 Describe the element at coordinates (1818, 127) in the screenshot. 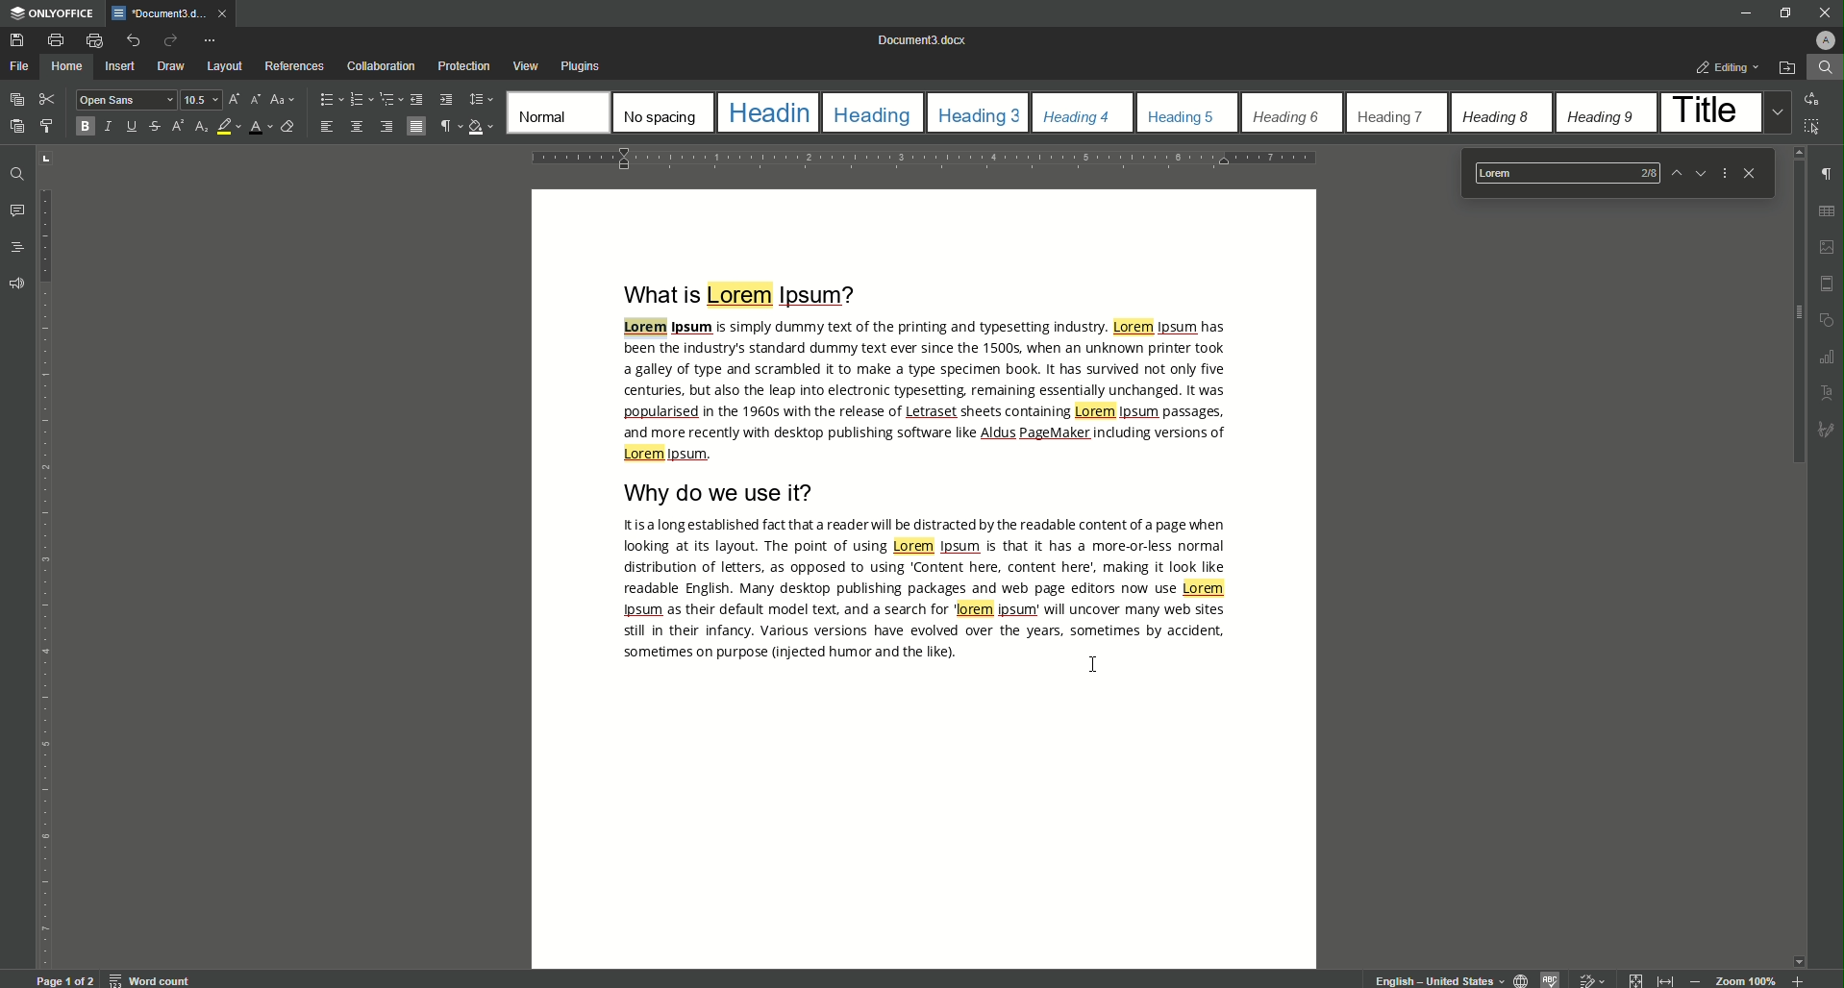

I see `Select` at that location.